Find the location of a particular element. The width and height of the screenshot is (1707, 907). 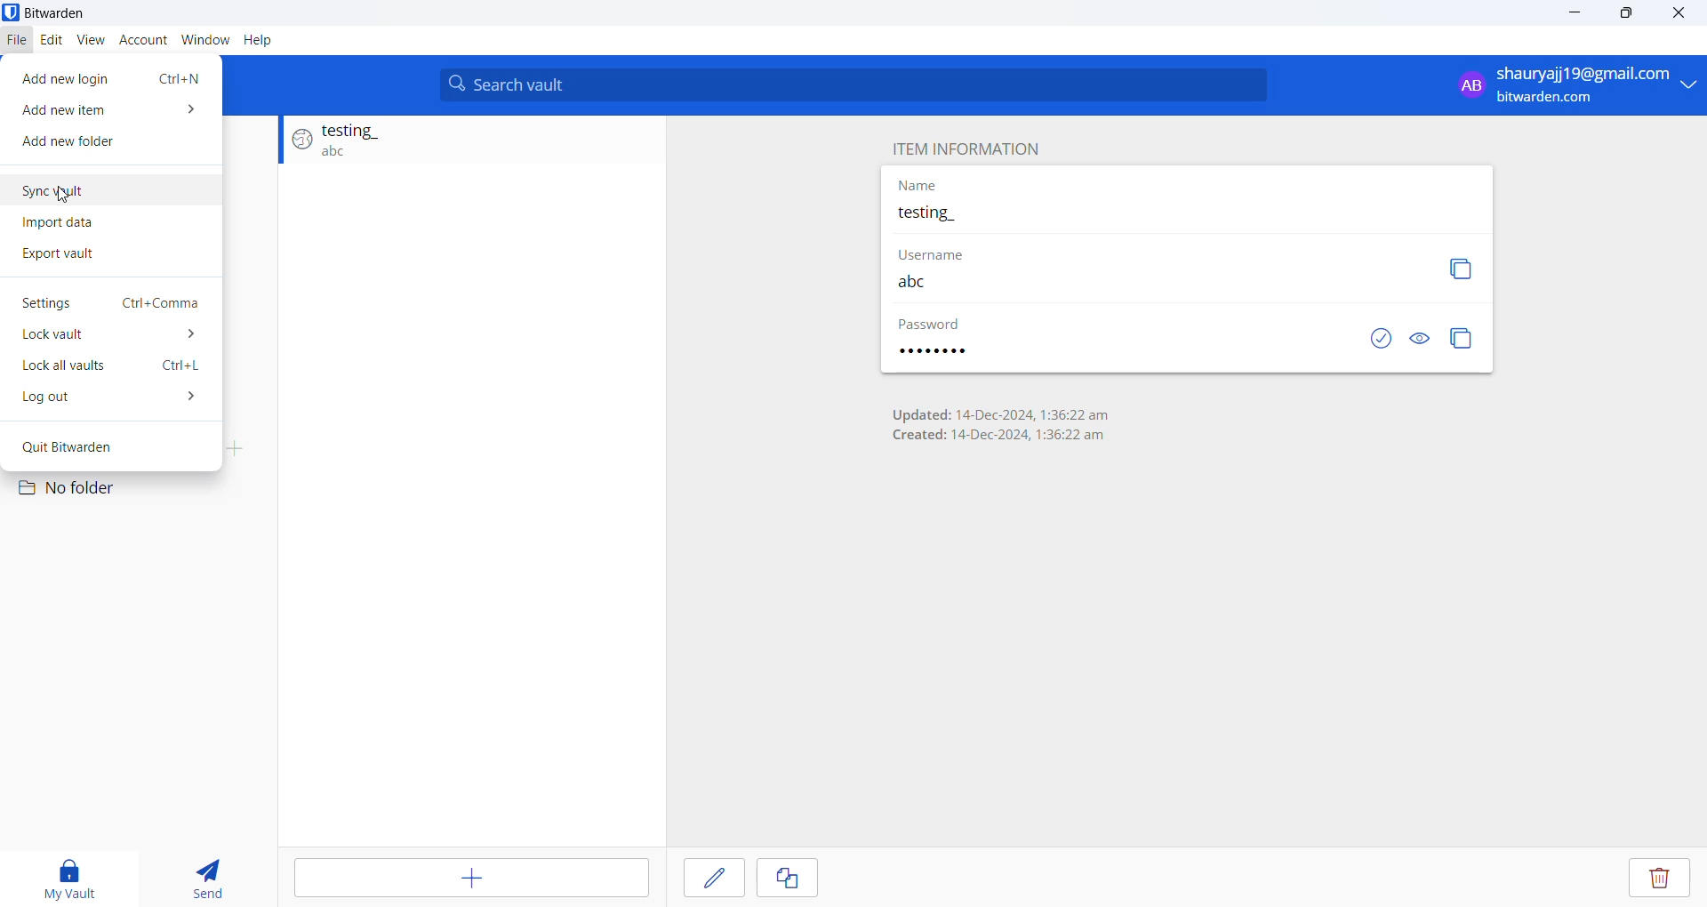

Password hidden is located at coordinates (931, 325).